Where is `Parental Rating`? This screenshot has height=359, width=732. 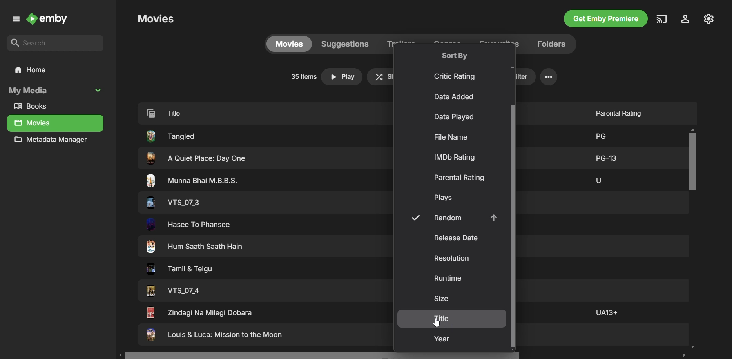
Parental Rating is located at coordinates (459, 178).